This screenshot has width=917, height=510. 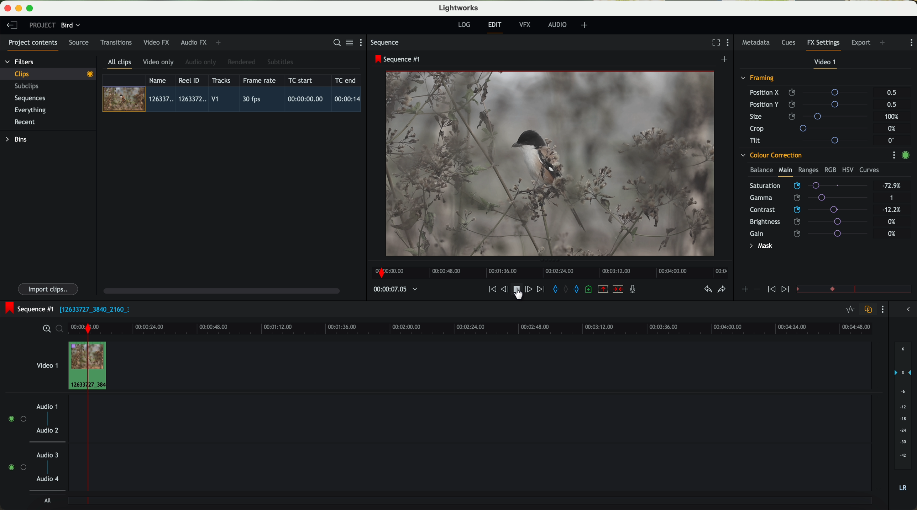 What do you see at coordinates (221, 290) in the screenshot?
I see `scroll bar` at bounding box center [221, 290].